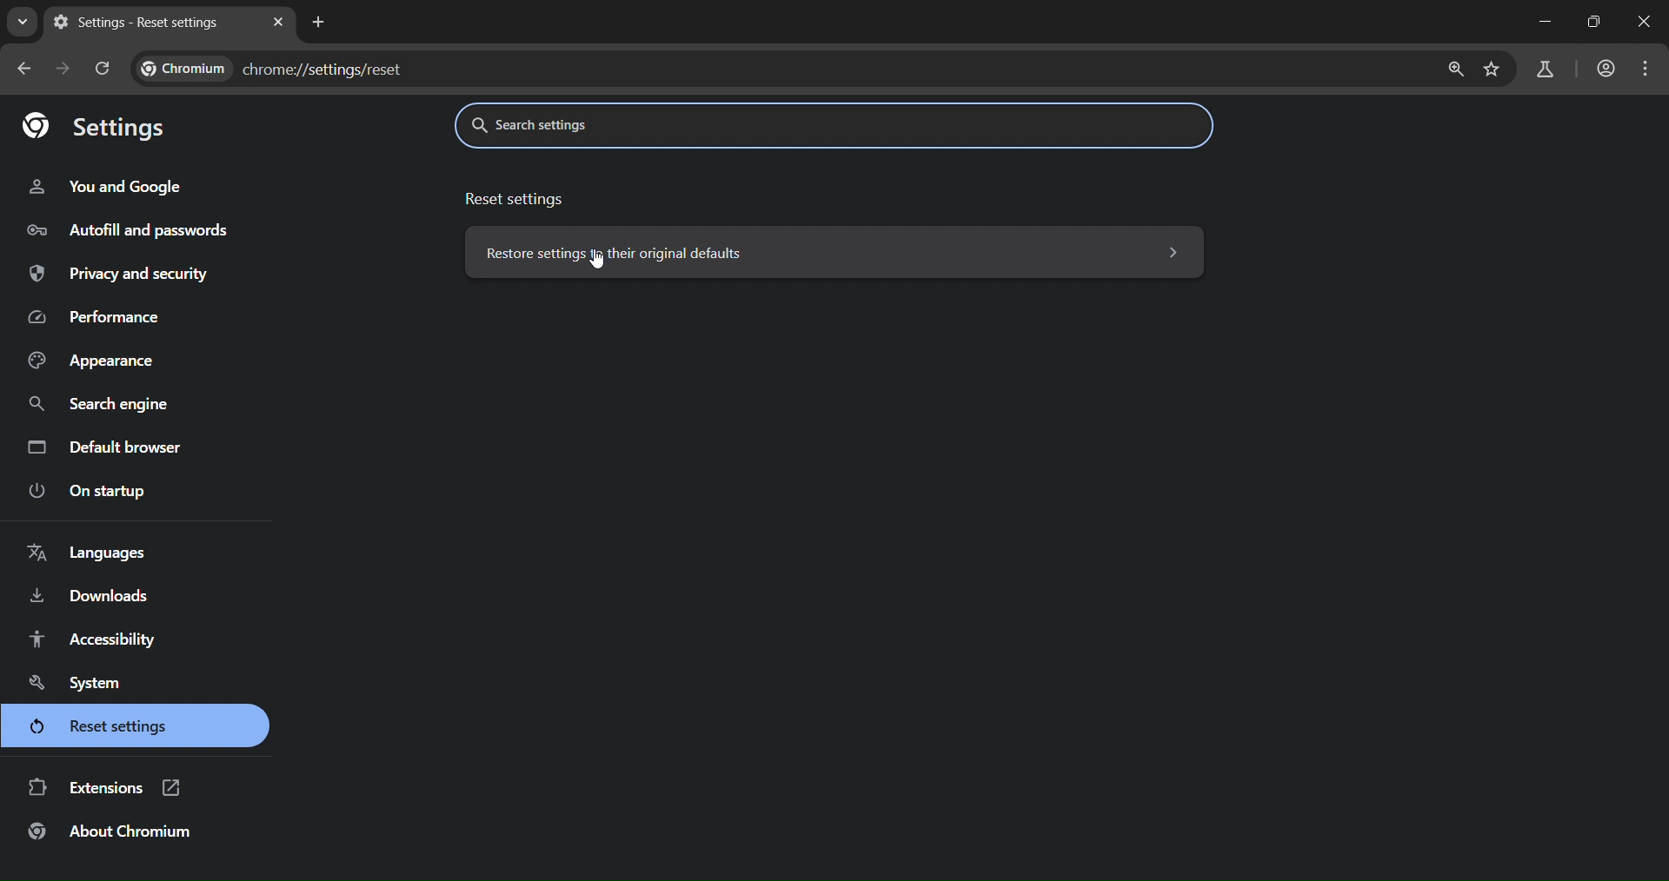 The image size is (1669, 881). What do you see at coordinates (94, 489) in the screenshot?
I see `on startup` at bounding box center [94, 489].